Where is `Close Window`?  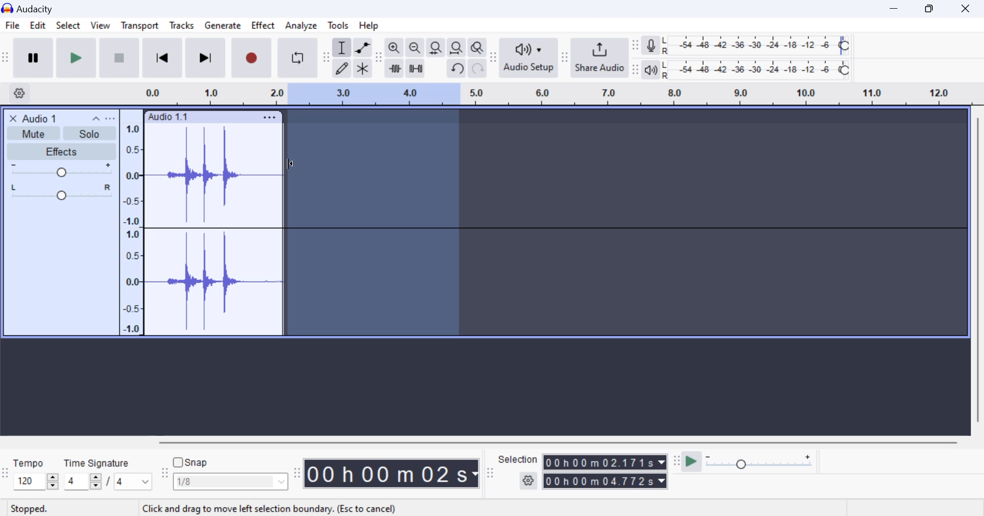 Close Window is located at coordinates (968, 7).